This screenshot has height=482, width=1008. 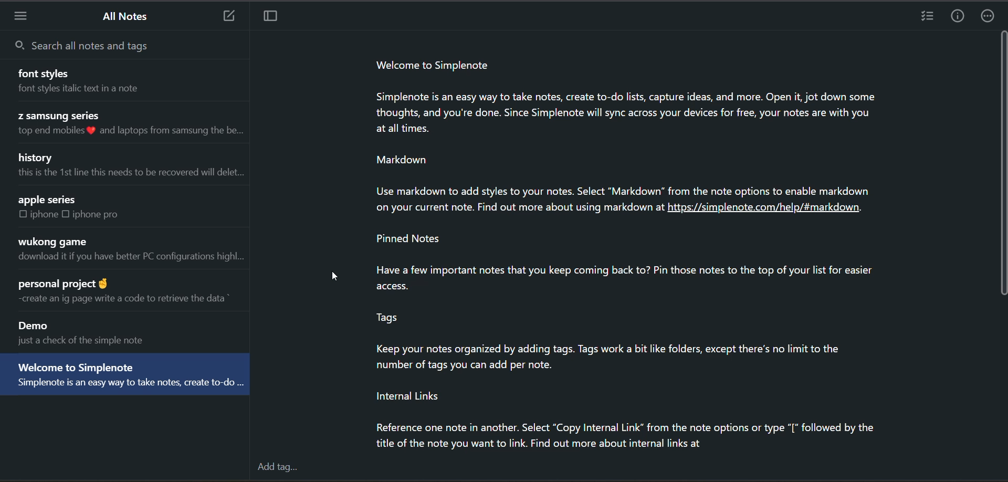 What do you see at coordinates (37, 158) in the screenshot?
I see `history` at bounding box center [37, 158].